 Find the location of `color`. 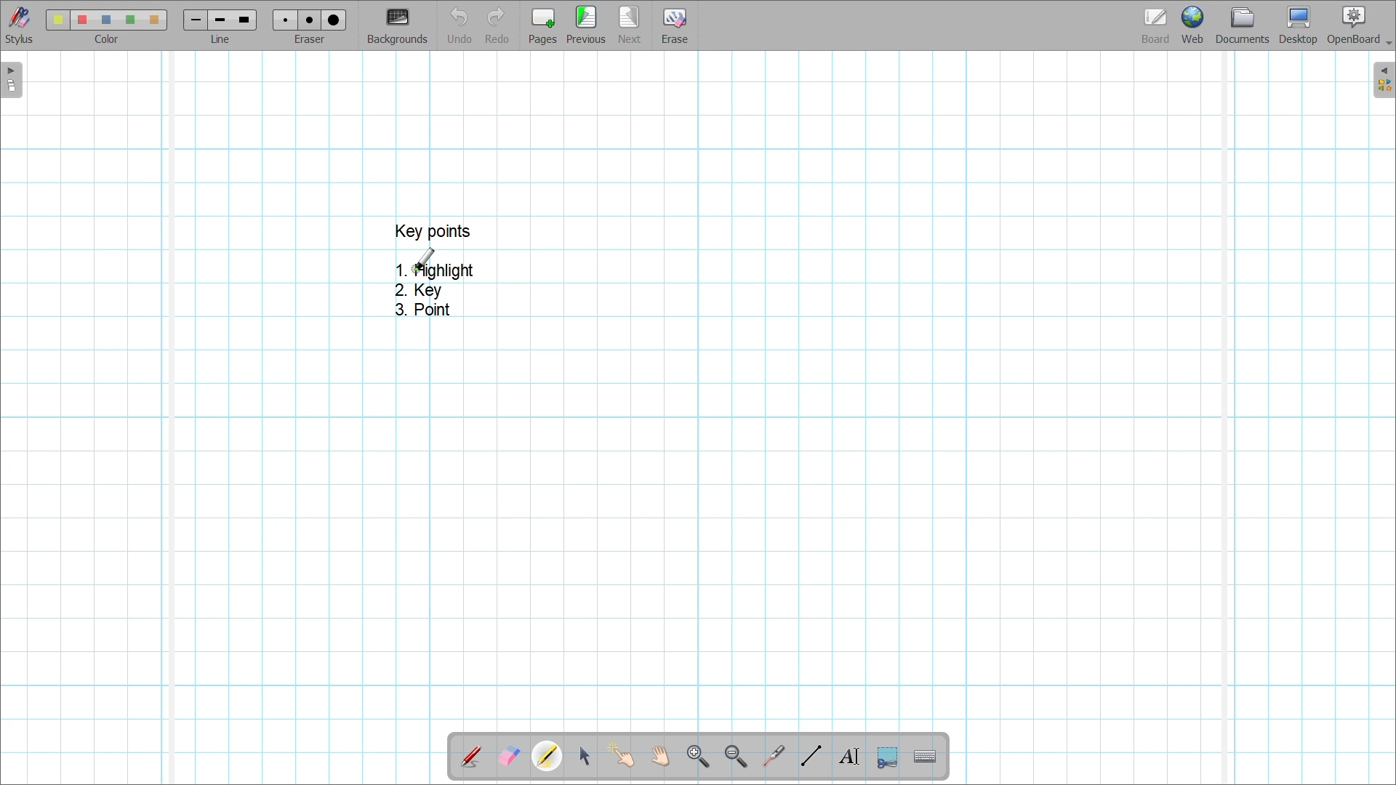

color is located at coordinates (103, 39).